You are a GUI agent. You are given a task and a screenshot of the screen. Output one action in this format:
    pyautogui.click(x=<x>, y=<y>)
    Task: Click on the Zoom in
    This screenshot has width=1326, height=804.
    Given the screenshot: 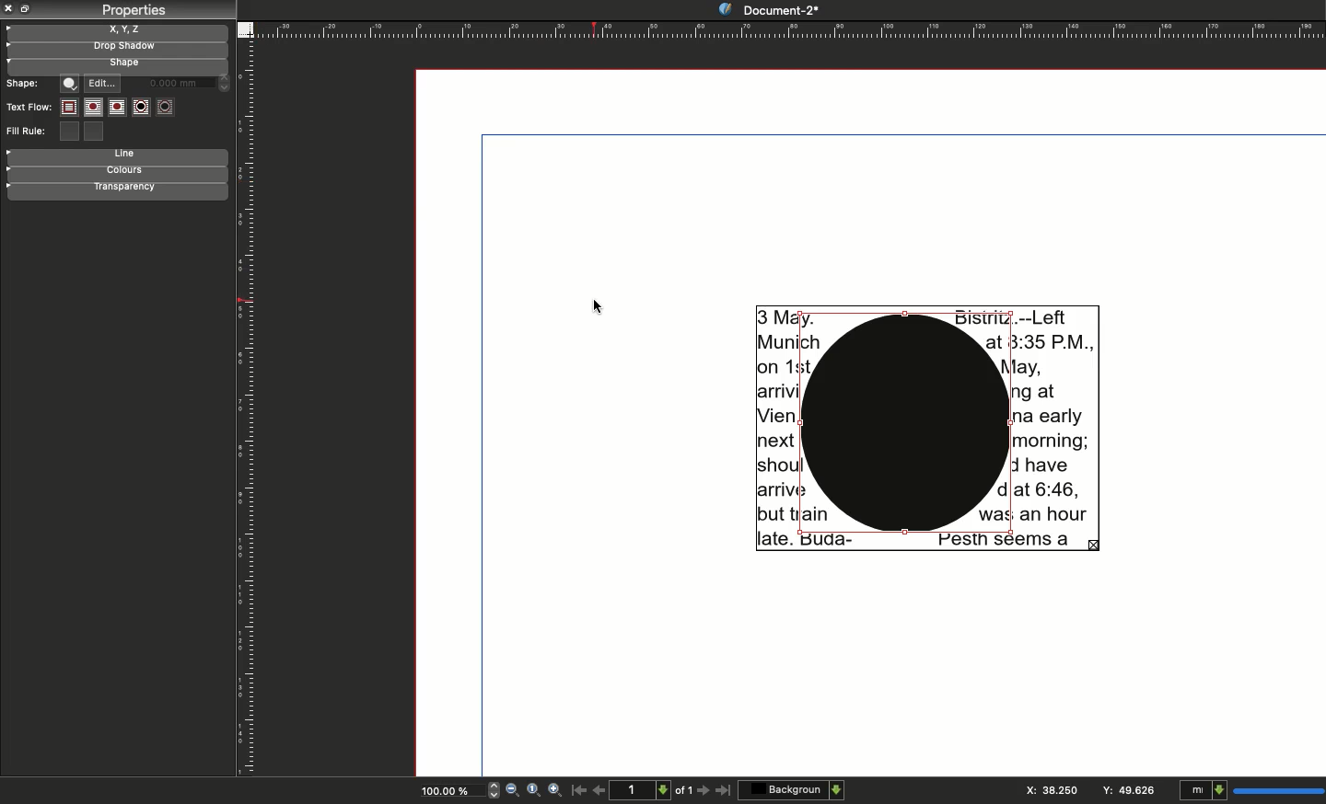 What is the action you would take?
    pyautogui.click(x=552, y=791)
    